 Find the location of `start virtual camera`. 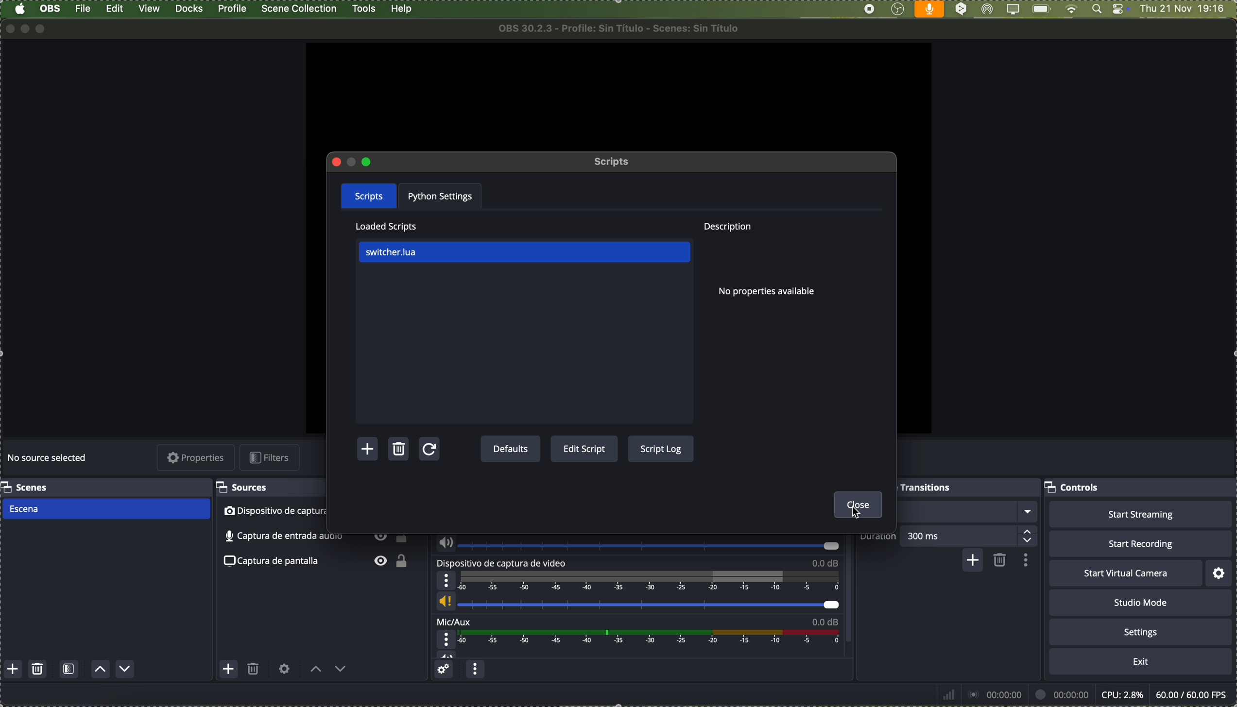

start virtual camera is located at coordinates (1125, 573).